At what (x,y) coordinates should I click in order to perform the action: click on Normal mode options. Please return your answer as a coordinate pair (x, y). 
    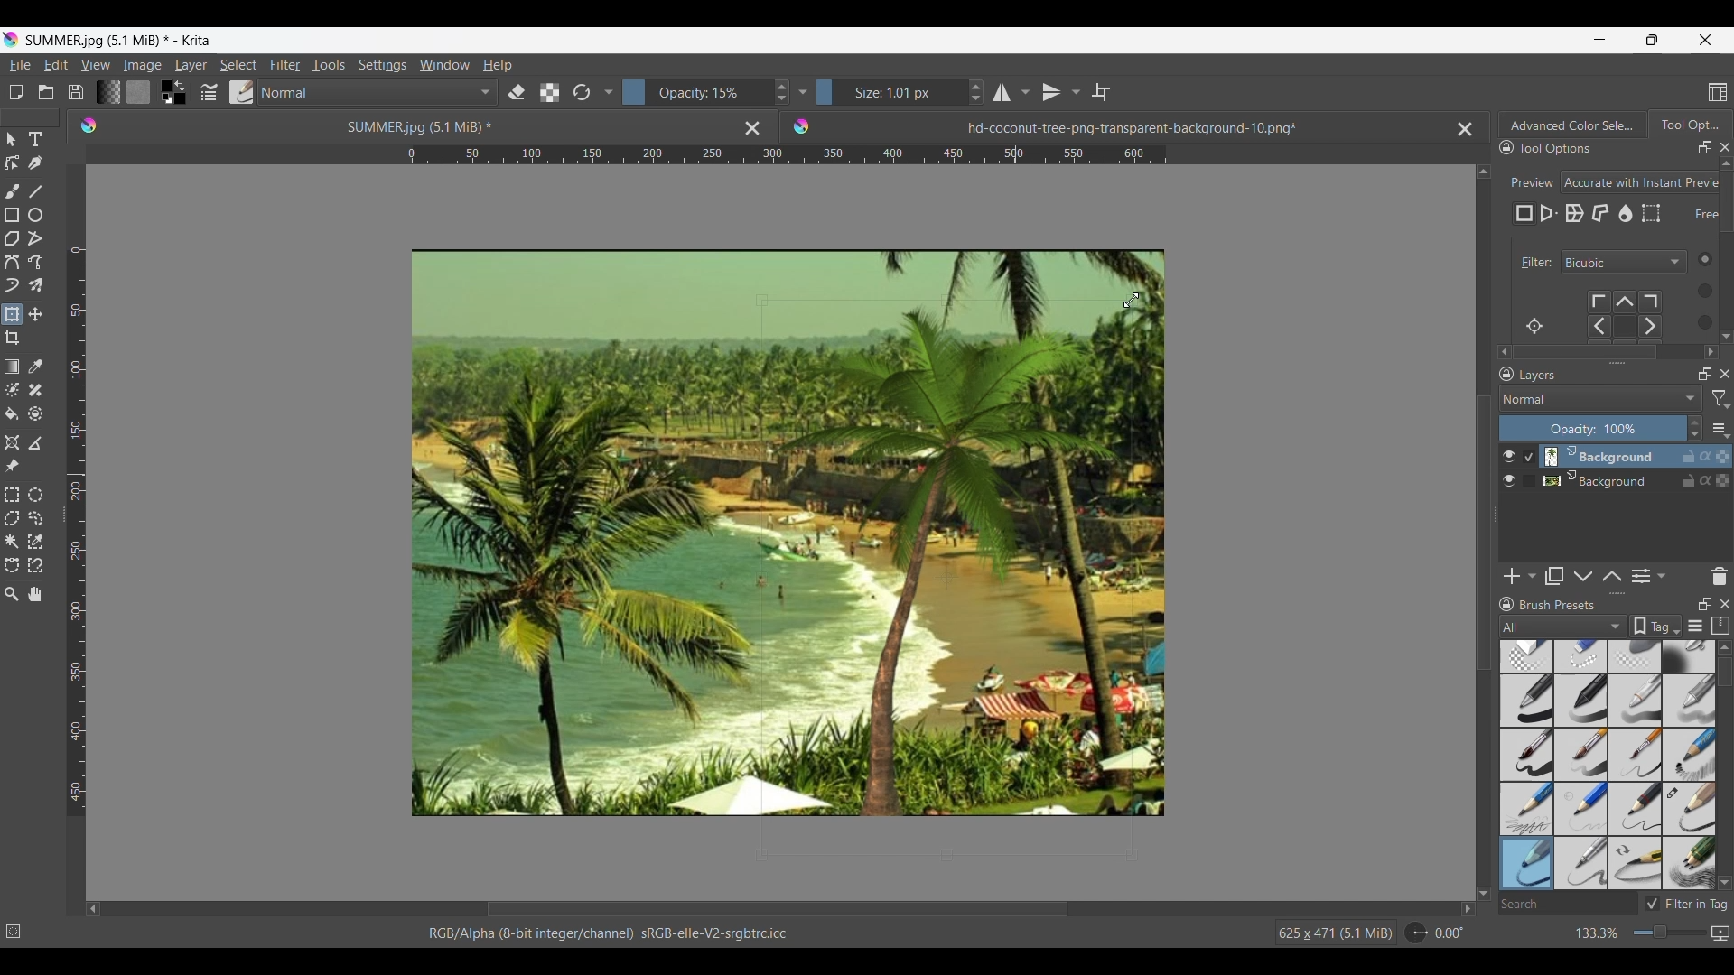
    Looking at the image, I should click on (1600, 398).